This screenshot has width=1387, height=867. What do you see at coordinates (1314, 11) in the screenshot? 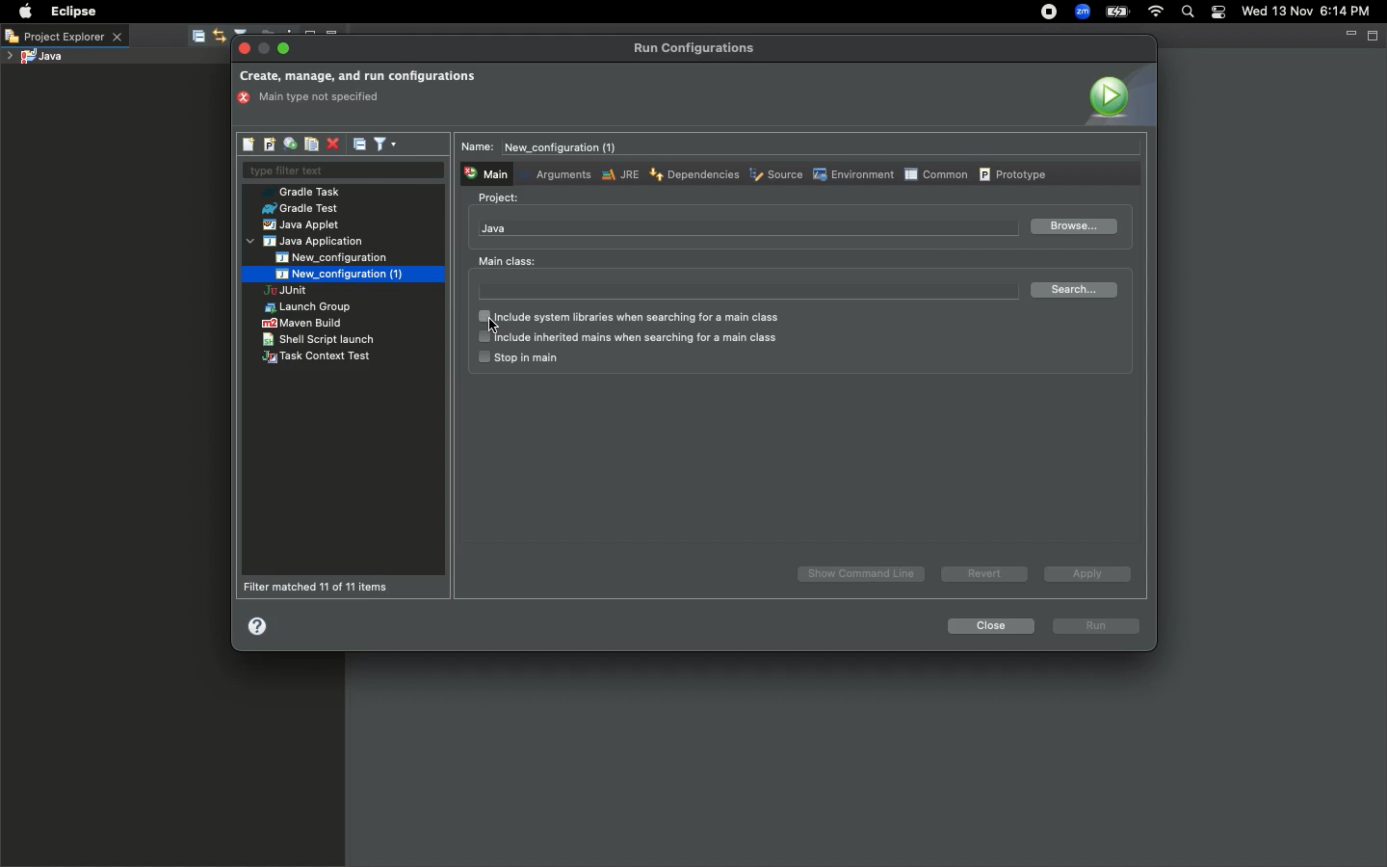
I see `Date/time` at bounding box center [1314, 11].